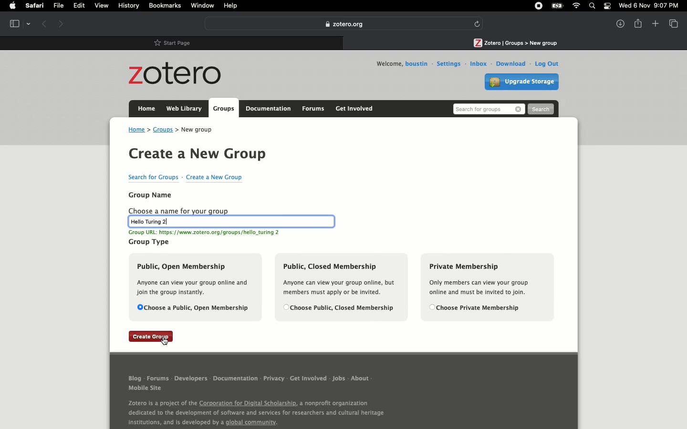 This screenshot has width=687, height=429. Describe the element at coordinates (223, 109) in the screenshot. I see `Groups` at that location.